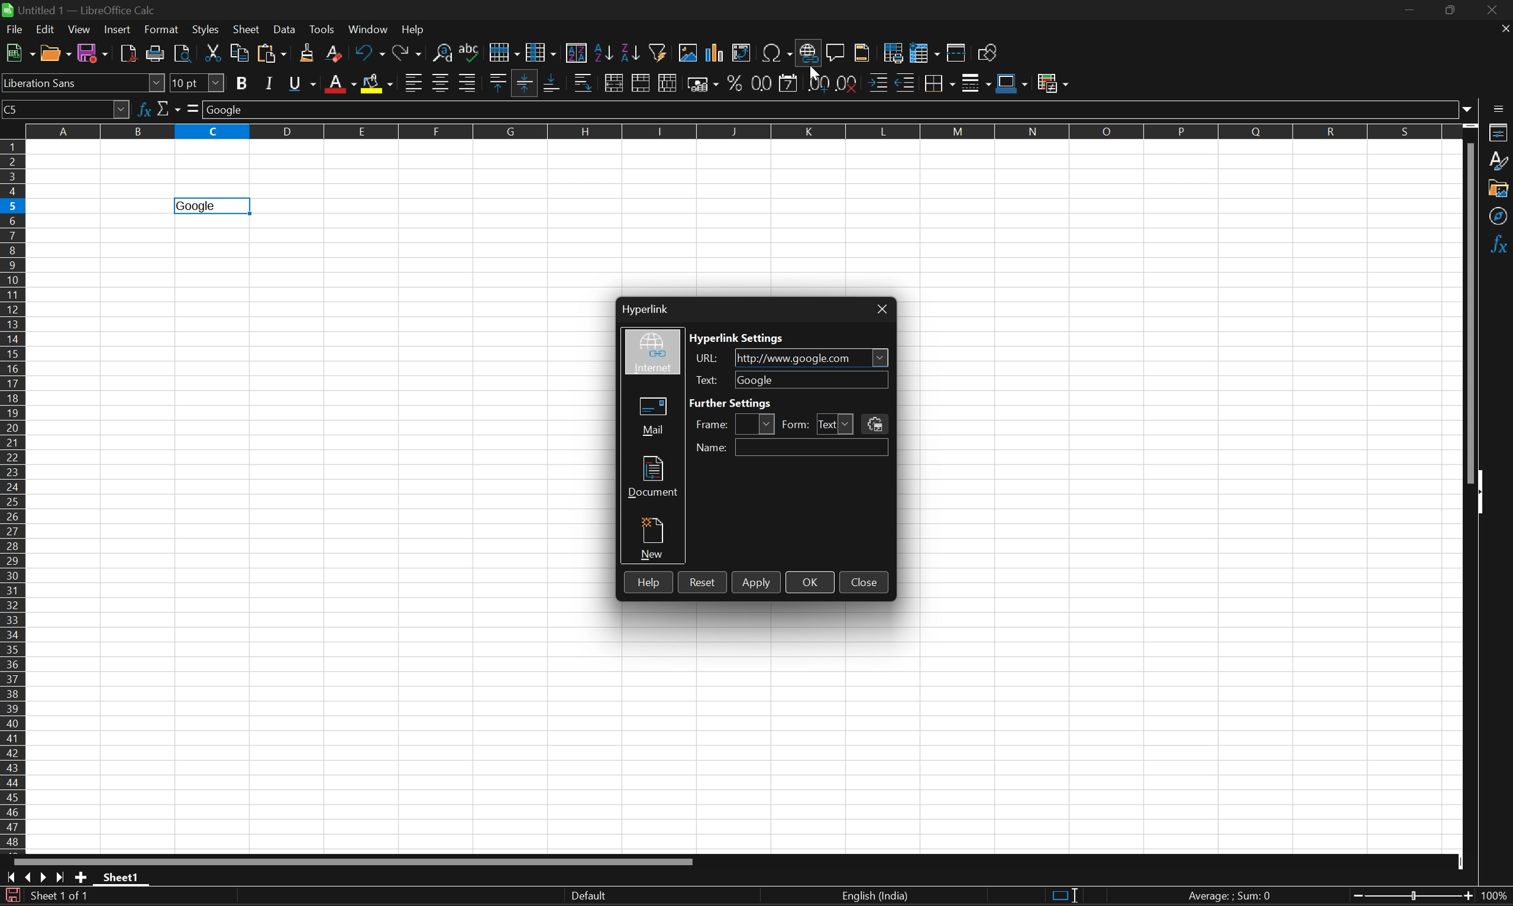 The image size is (1513, 906). I want to click on Zoom out, so click(1466, 897).